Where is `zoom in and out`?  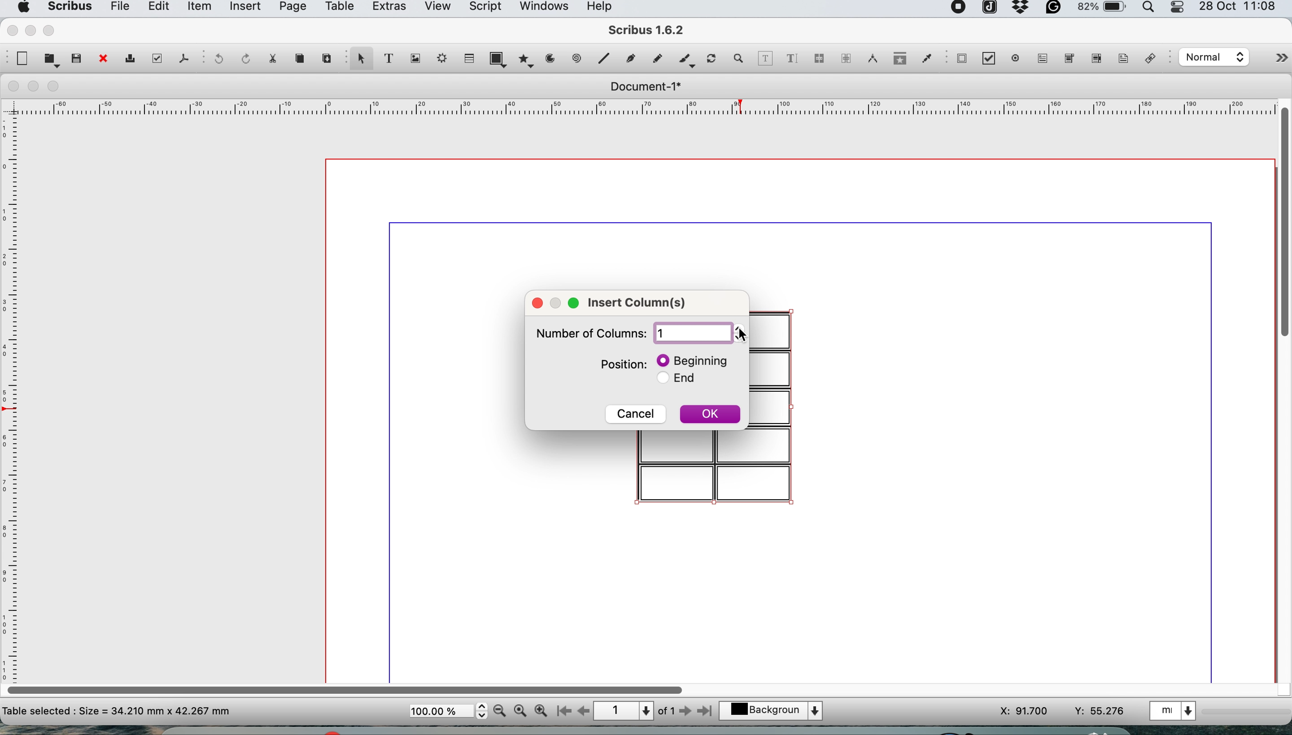
zoom in and out is located at coordinates (739, 59).